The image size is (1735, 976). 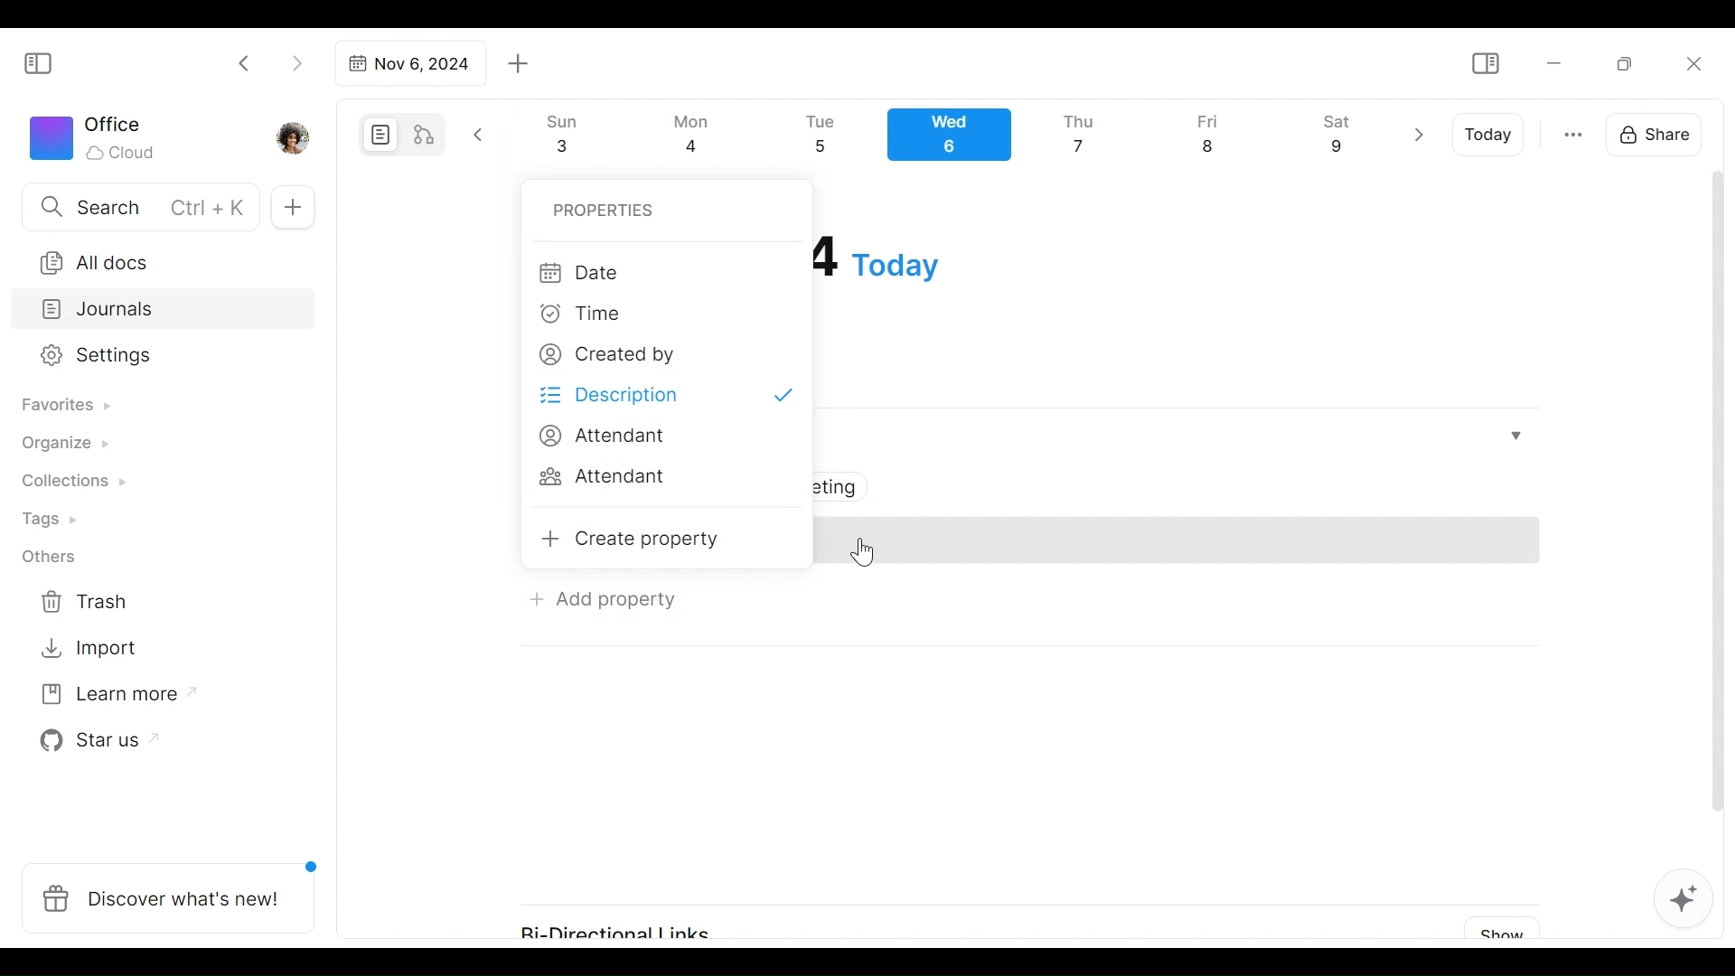 What do you see at coordinates (1490, 135) in the screenshot?
I see `Today` at bounding box center [1490, 135].